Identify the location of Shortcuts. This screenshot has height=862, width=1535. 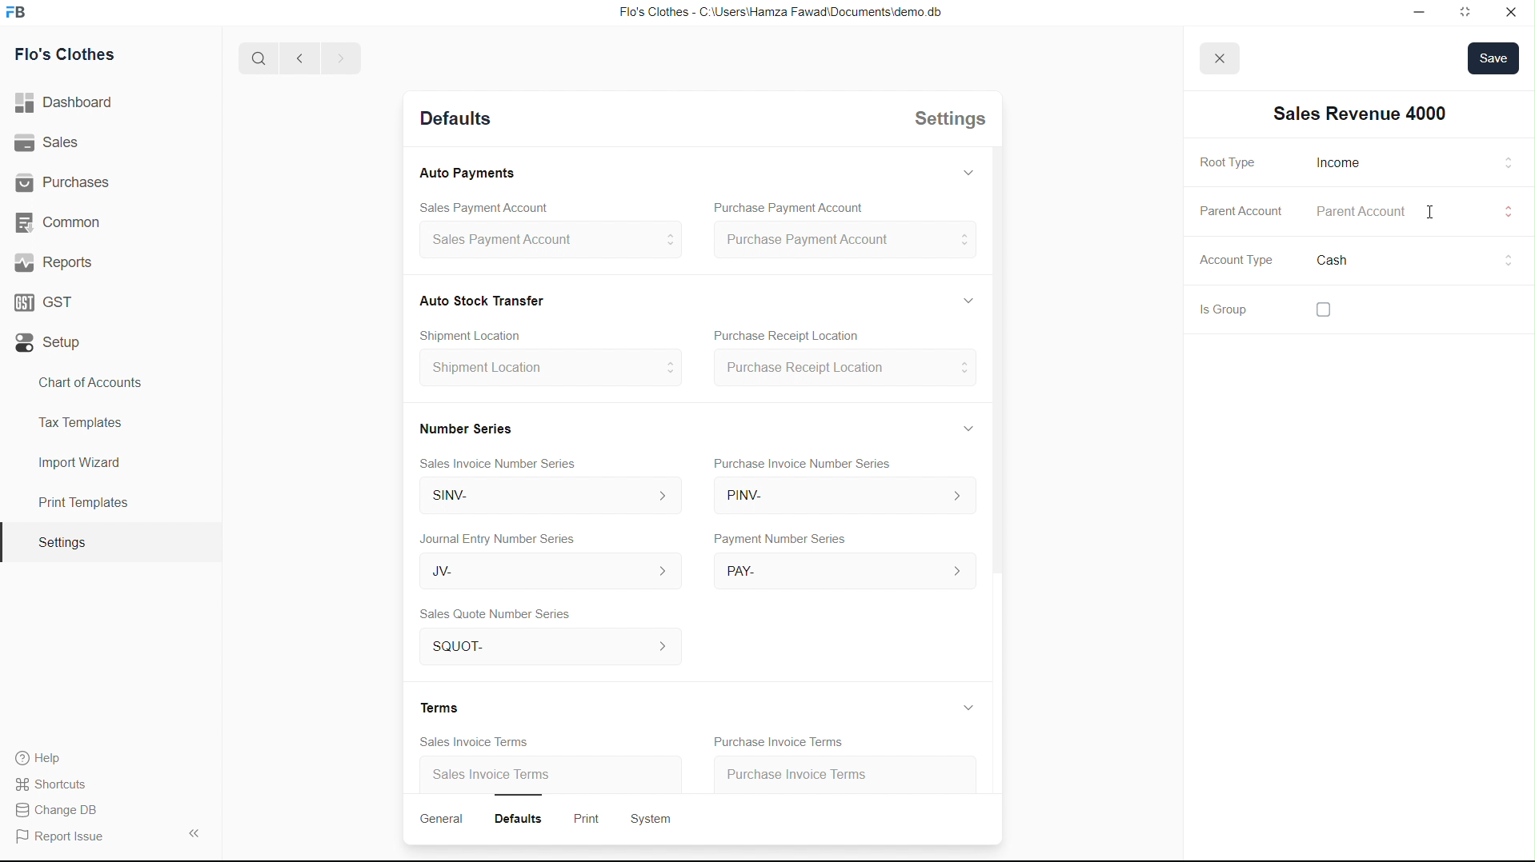
(60, 783).